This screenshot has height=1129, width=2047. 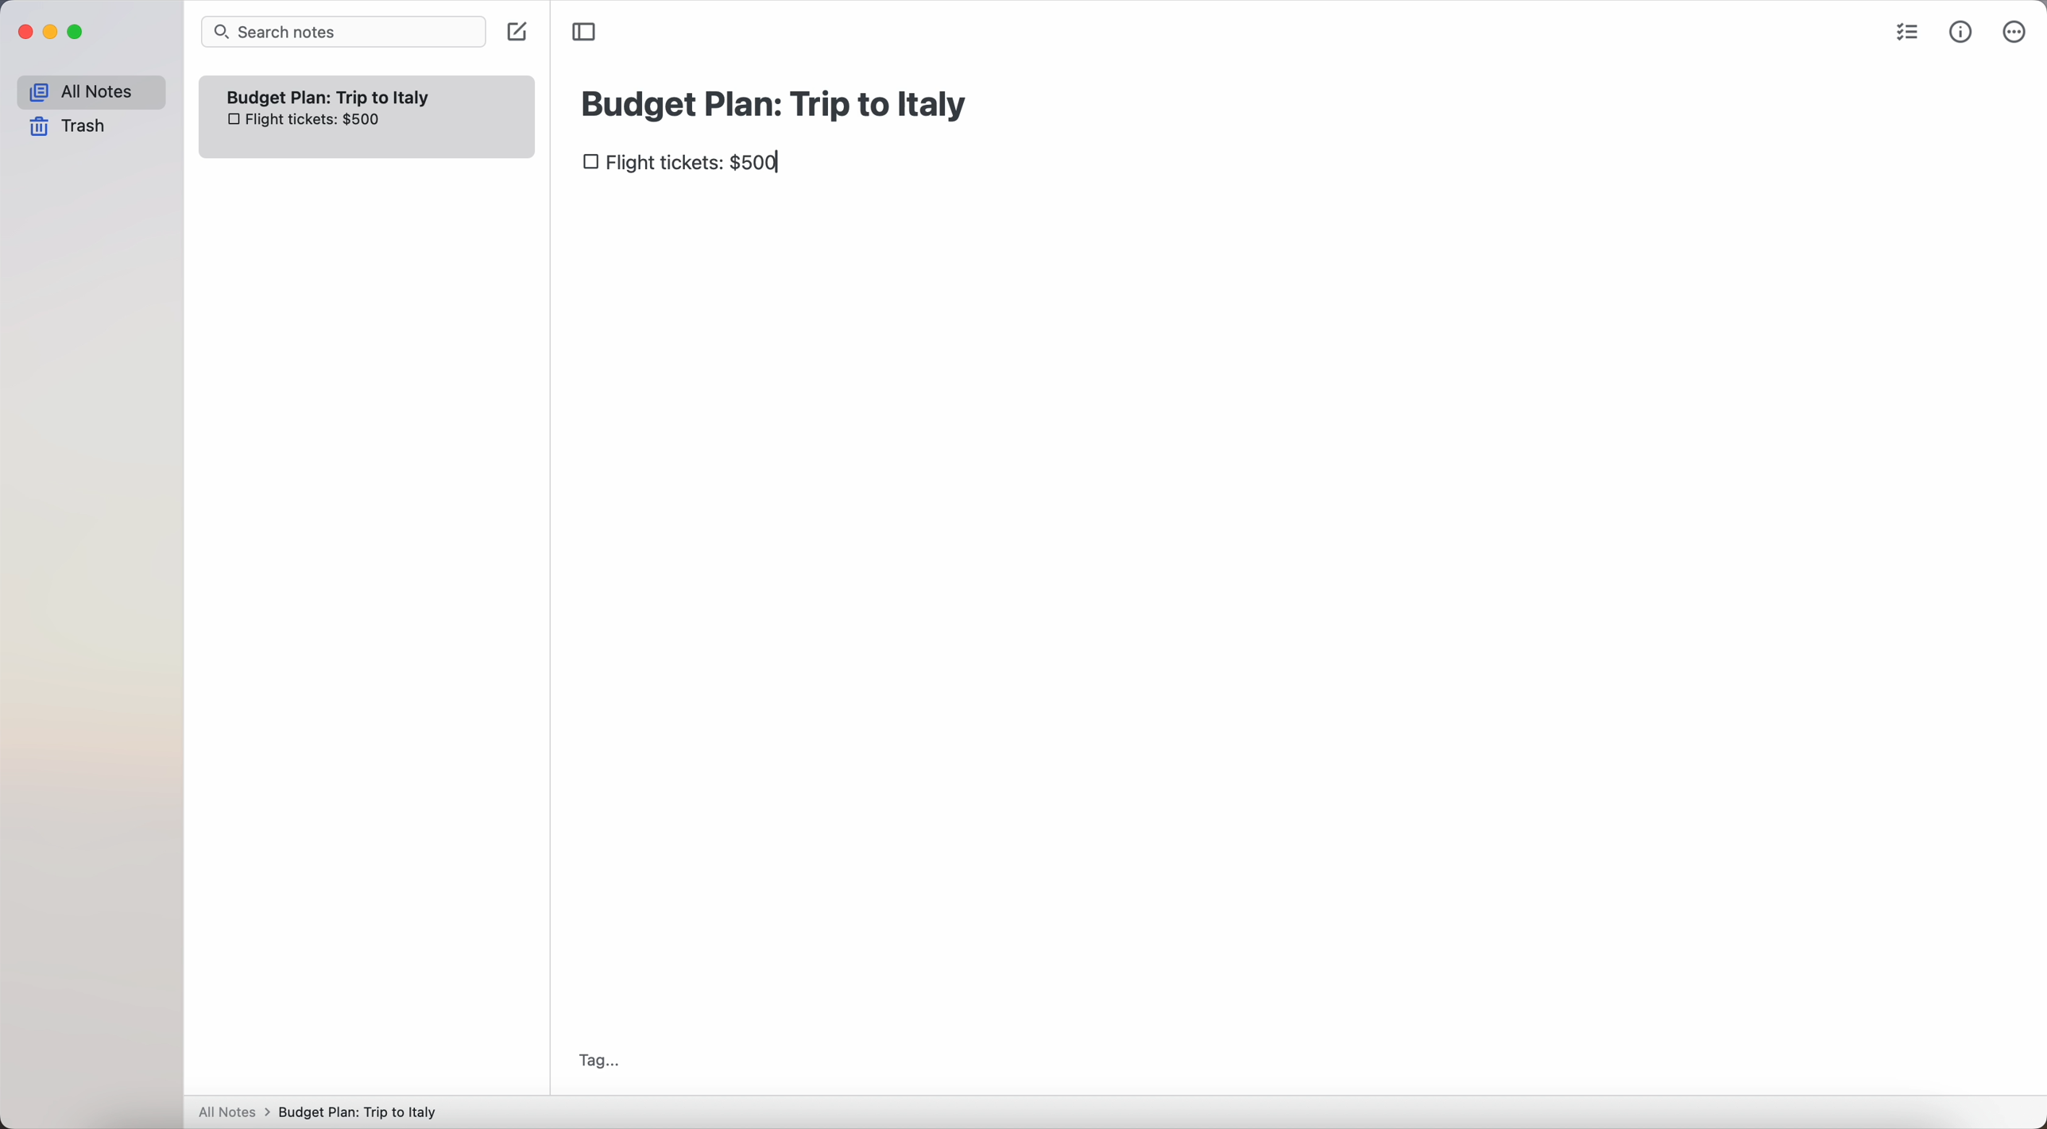 What do you see at coordinates (2015, 32) in the screenshot?
I see `more options` at bounding box center [2015, 32].